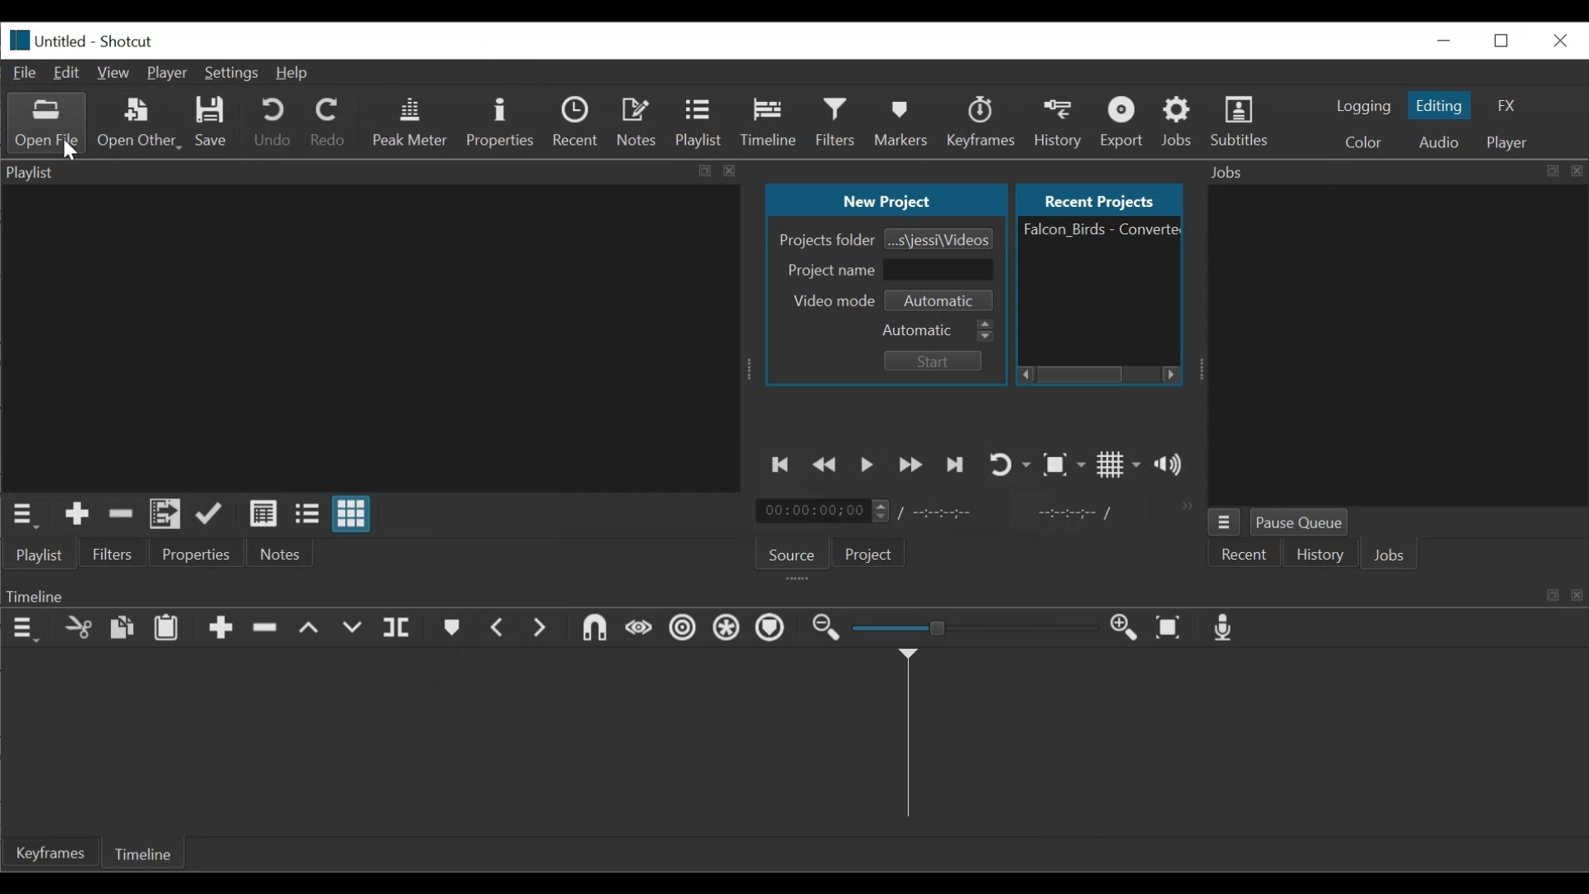 Image resolution: width=1589 pixels, height=894 pixels. I want to click on Video mode, so click(832, 300).